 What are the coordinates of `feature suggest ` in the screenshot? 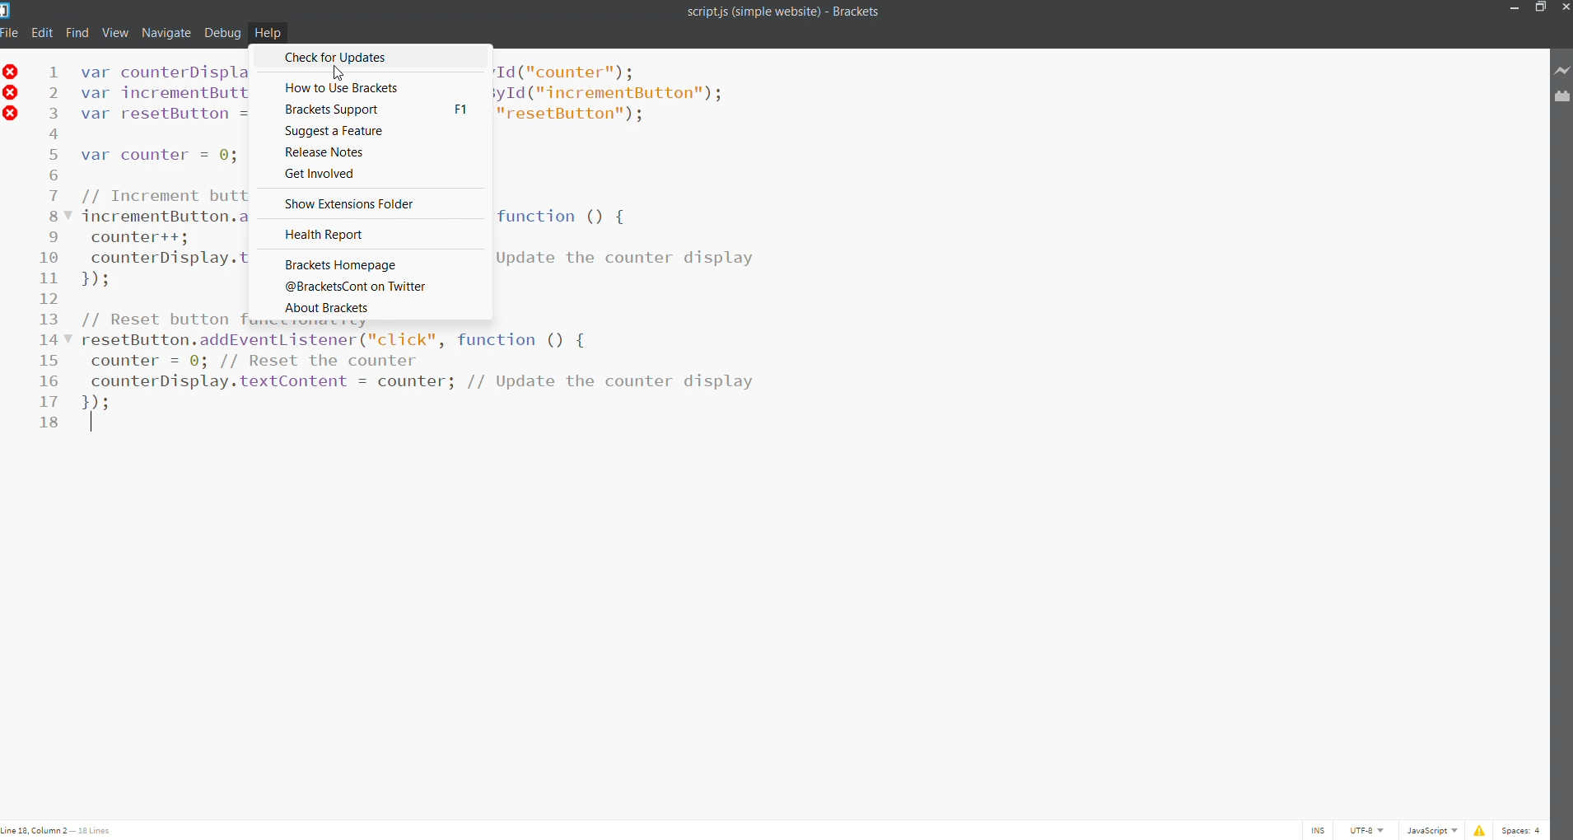 It's located at (364, 132).